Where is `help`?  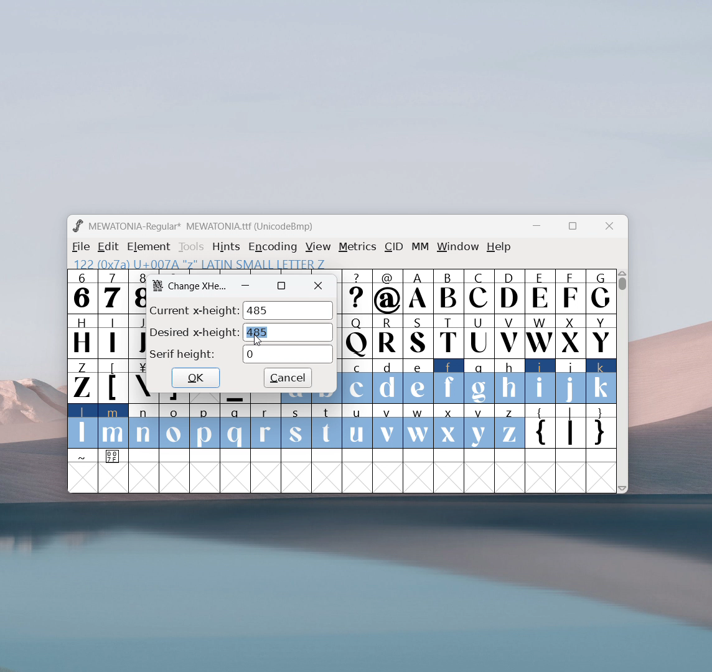
help is located at coordinates (499, 247).